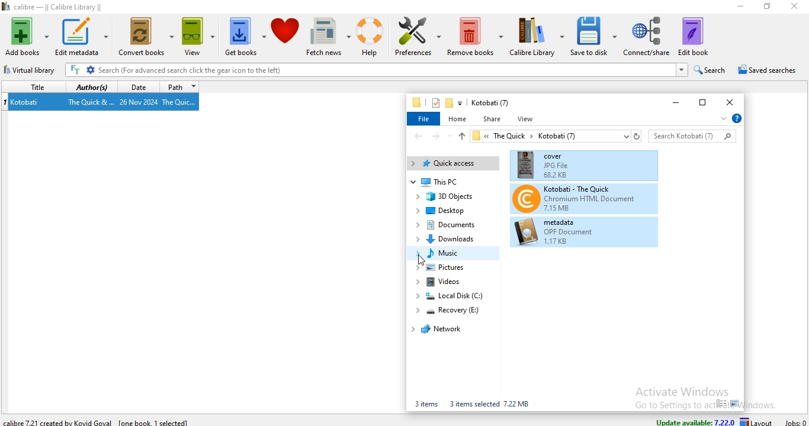 Image resolution: width=809 pixels, height=426 pixels. Describe the element at coordinates (759, 421) in the screenshot. I see `layout` at that location.